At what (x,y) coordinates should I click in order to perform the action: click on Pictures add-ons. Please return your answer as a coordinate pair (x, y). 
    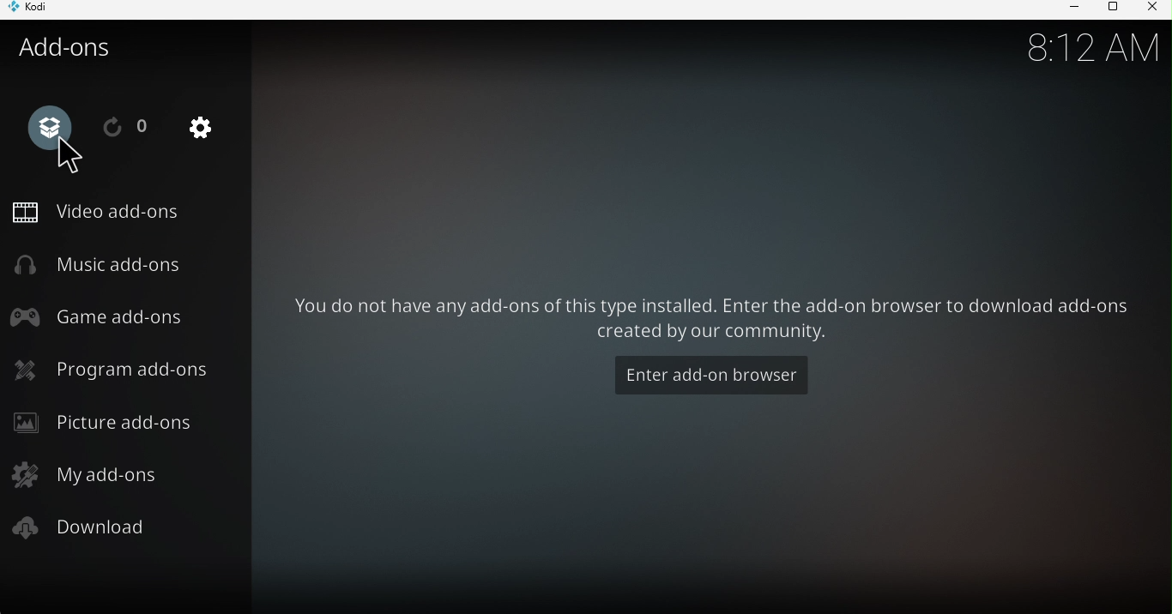
    Looking at the image, I should click on (107, 420).